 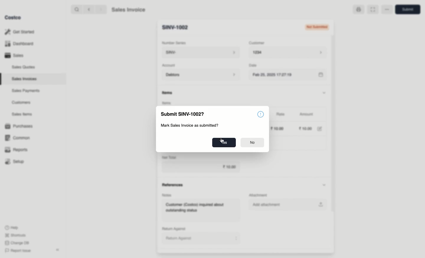 I want to click on ‘Account, so click(x=169, y=65).